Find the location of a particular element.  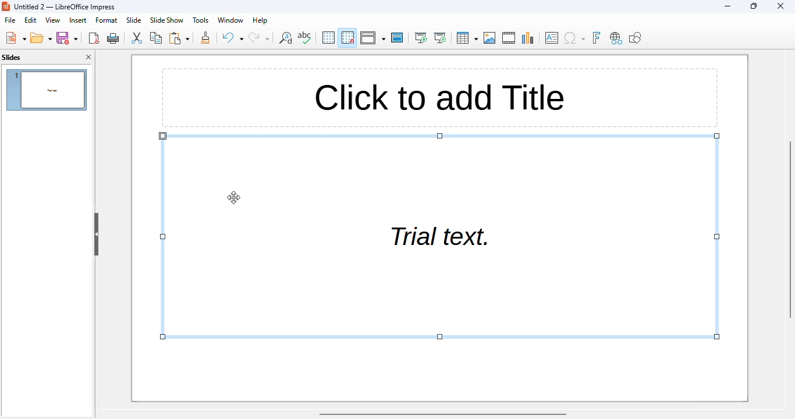

display grid is located at coordinates (328, 38).